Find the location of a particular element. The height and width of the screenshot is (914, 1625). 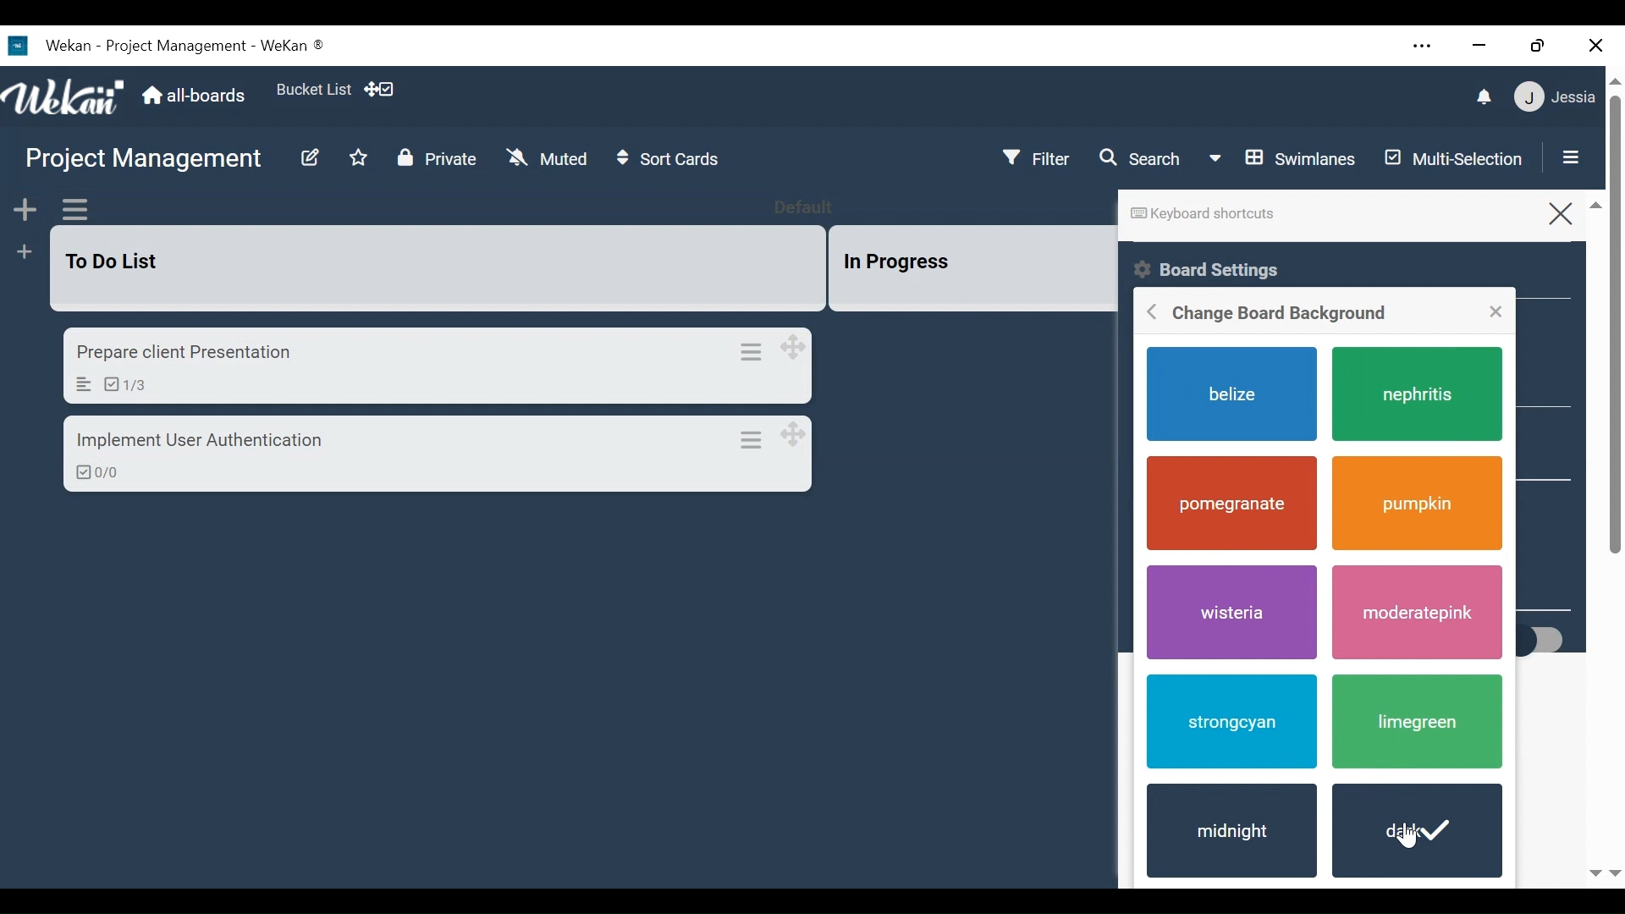

wisteria is located at coordinates (1234, 614).